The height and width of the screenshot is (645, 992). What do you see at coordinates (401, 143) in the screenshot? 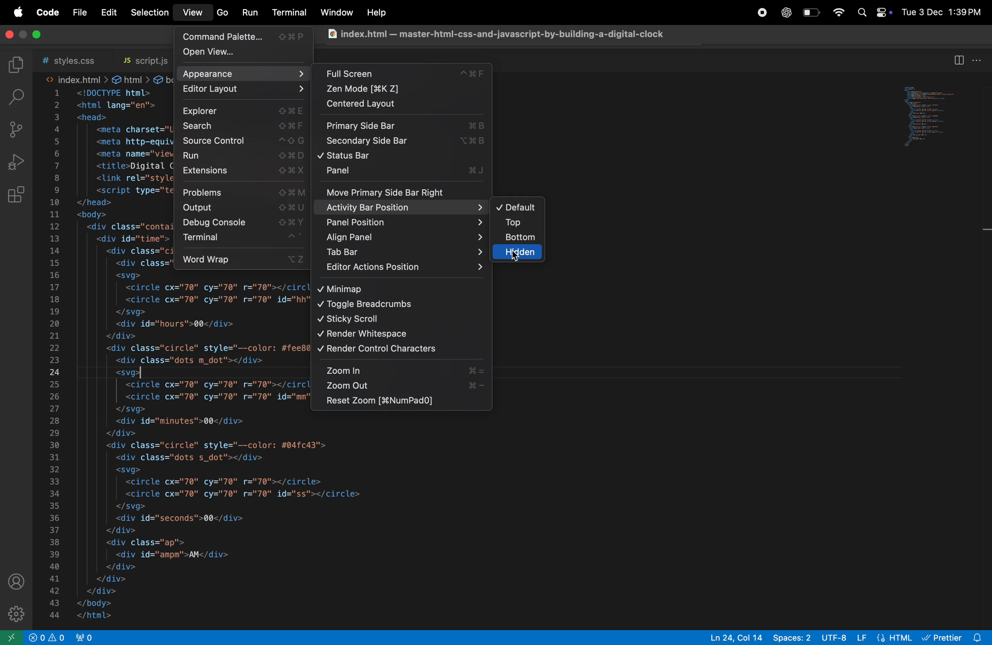
I see `secondary side bar` at bounding box center [401, 143].